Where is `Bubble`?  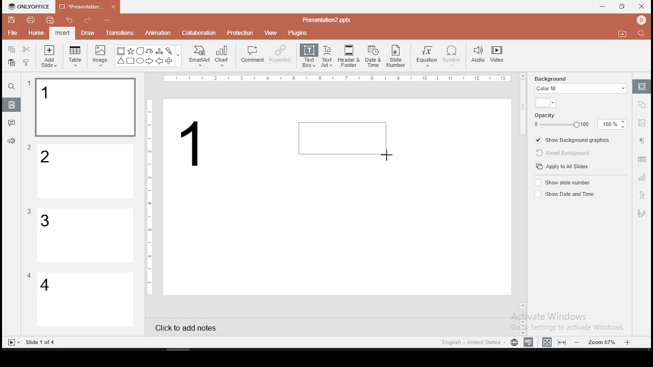
Bubble is located at coordinates (140, 51).